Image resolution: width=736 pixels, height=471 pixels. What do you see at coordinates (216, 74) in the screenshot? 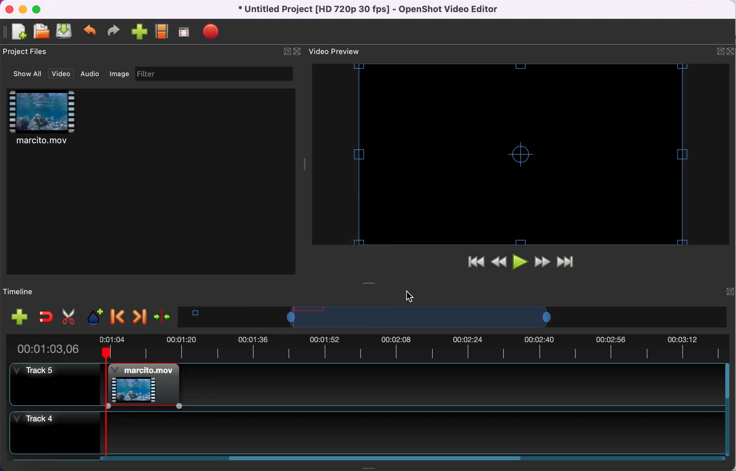
I see `filter` at bounding box center [216, 74].